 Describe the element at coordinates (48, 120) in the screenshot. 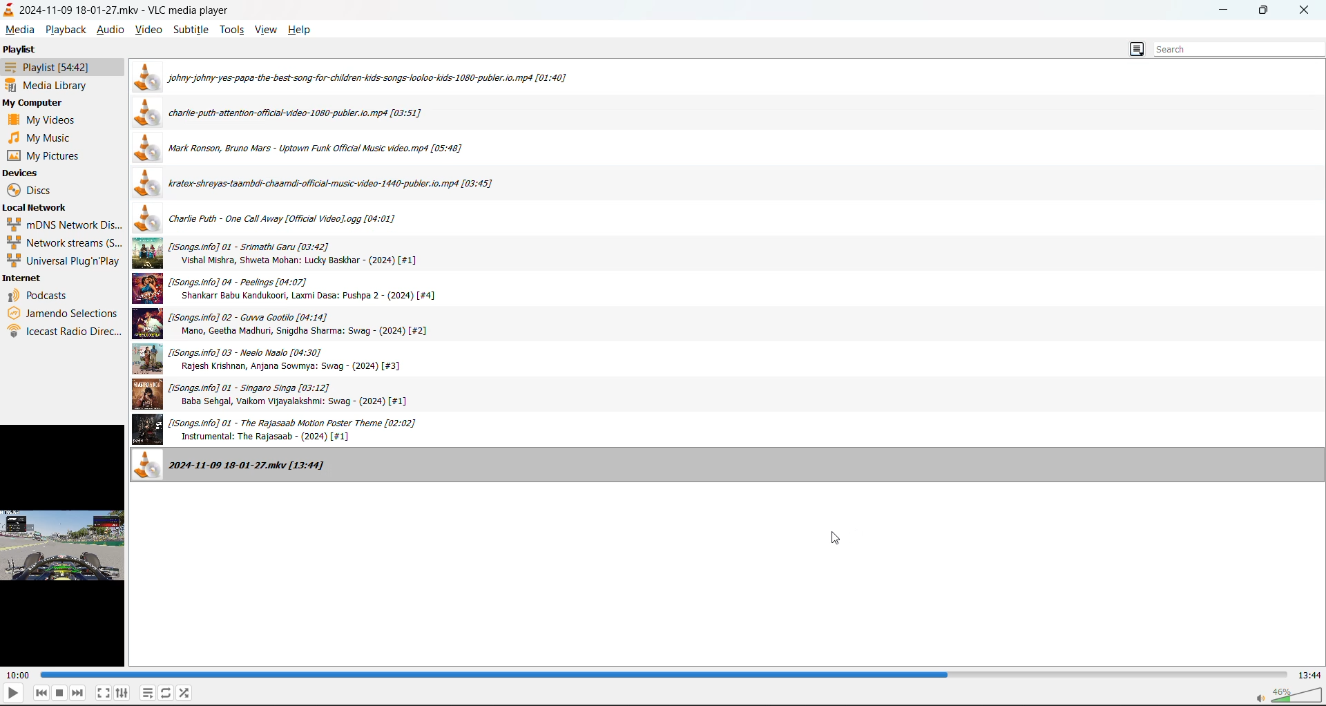

I see `videos` at that location.